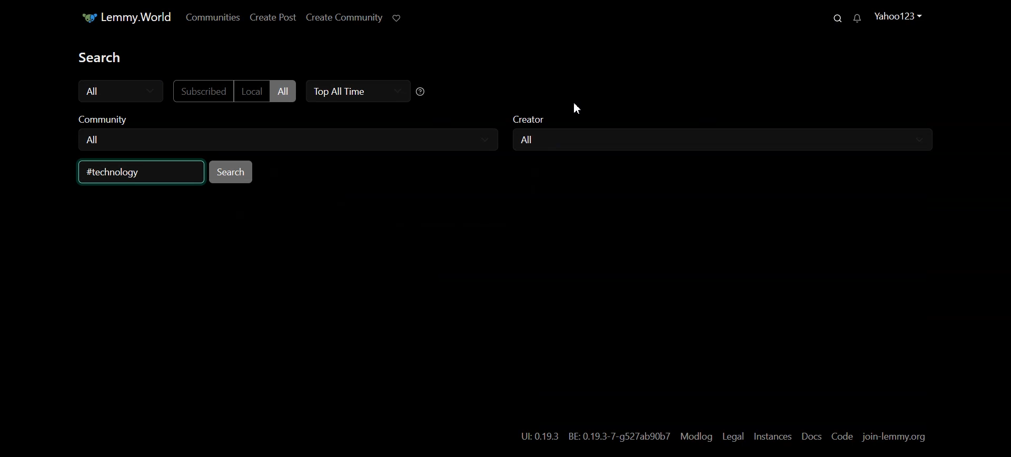 This screenshot has height=457, width=1011. What do you see at coordinates (773, 438) in the screenshot?
I see `Instances` at bounding box center [773, 438].